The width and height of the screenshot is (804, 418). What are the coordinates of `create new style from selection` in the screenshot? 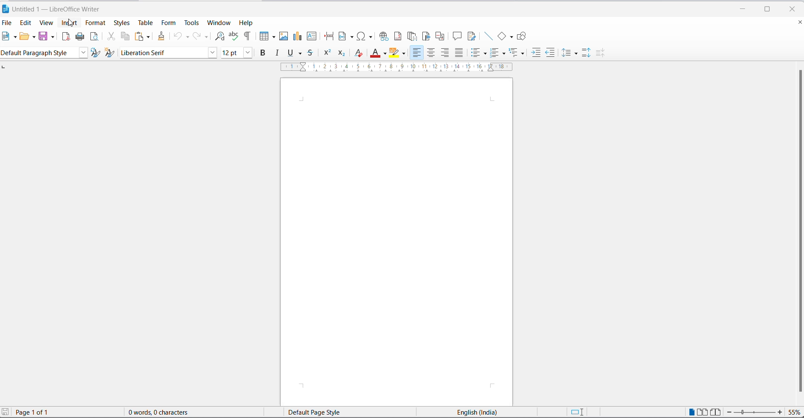 It's located at (112, 54).